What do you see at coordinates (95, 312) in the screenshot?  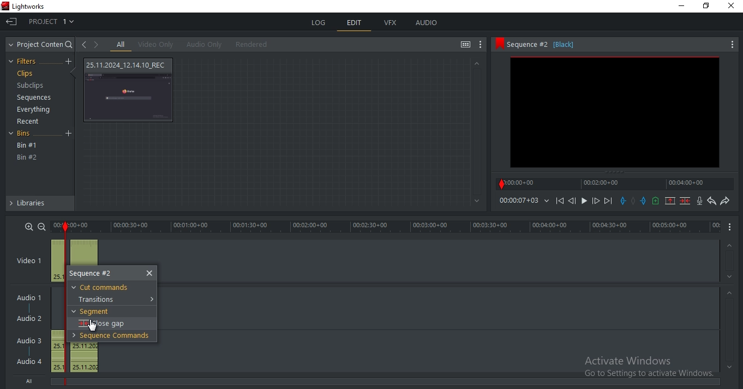 I see `segment` at bounding box center [95, 312].